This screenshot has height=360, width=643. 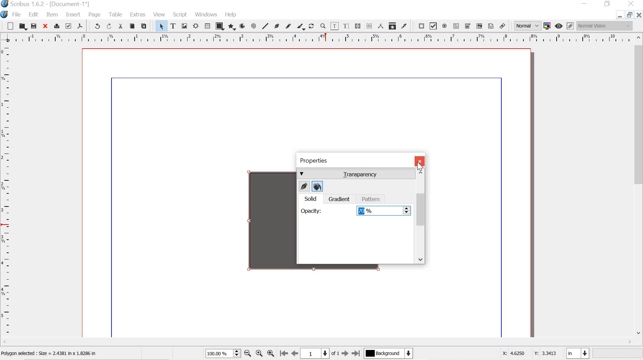 I want to click on pdf push button, so click(x=420, y=26).